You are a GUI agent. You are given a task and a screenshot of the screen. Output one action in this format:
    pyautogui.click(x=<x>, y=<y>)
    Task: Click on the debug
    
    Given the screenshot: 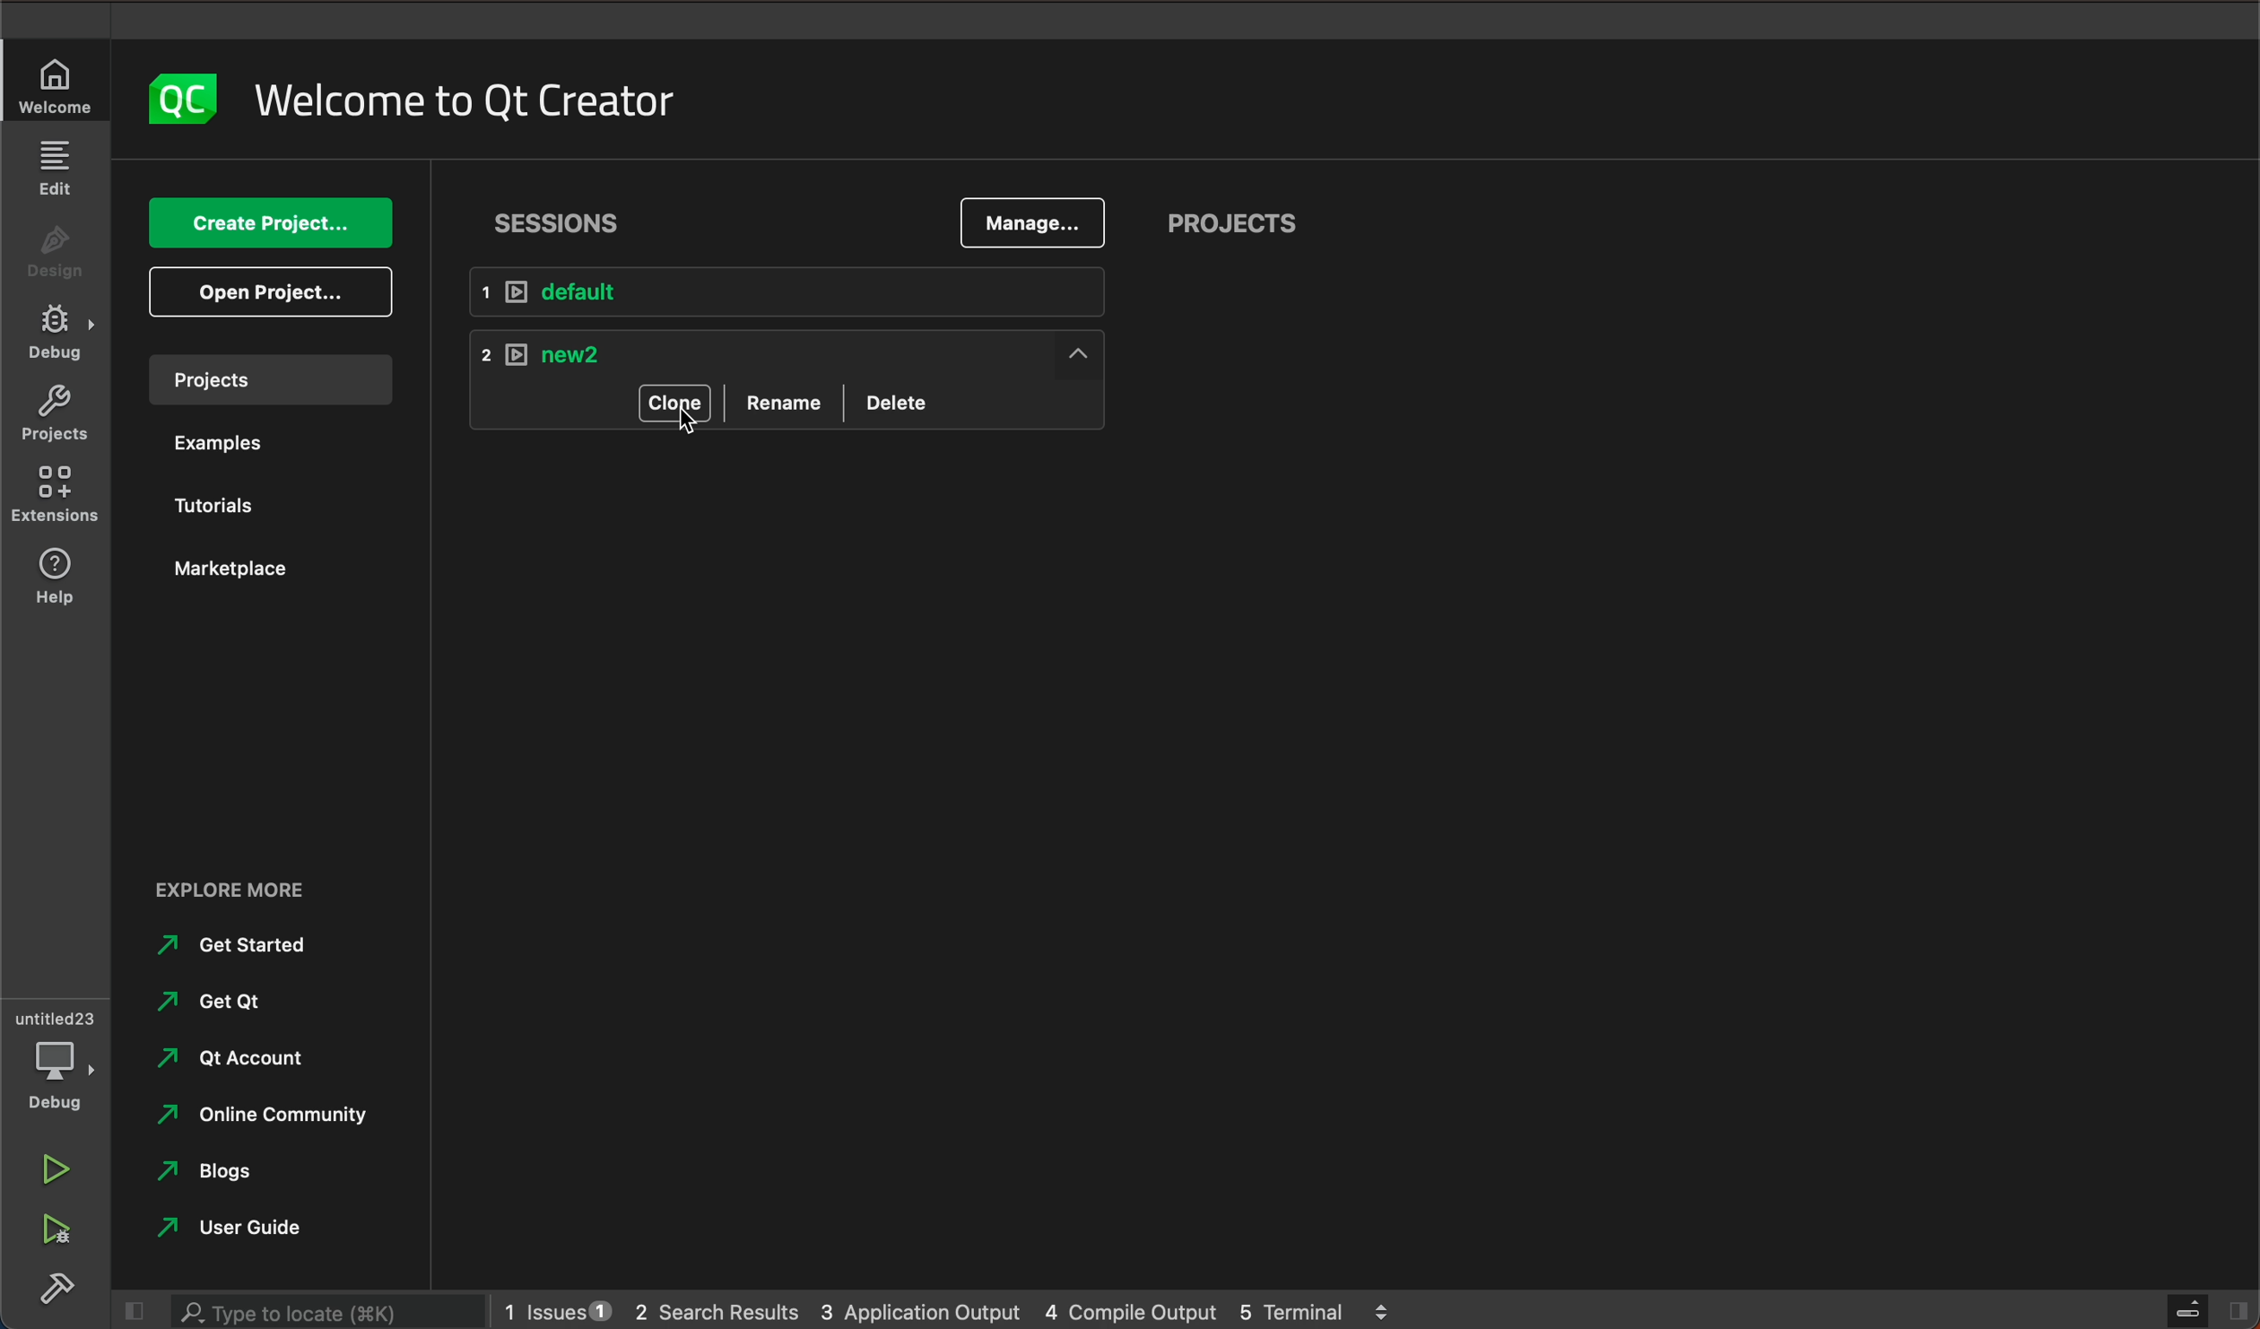 What is the action you would take?
    pyautogui.click(x=60, y=334)
    